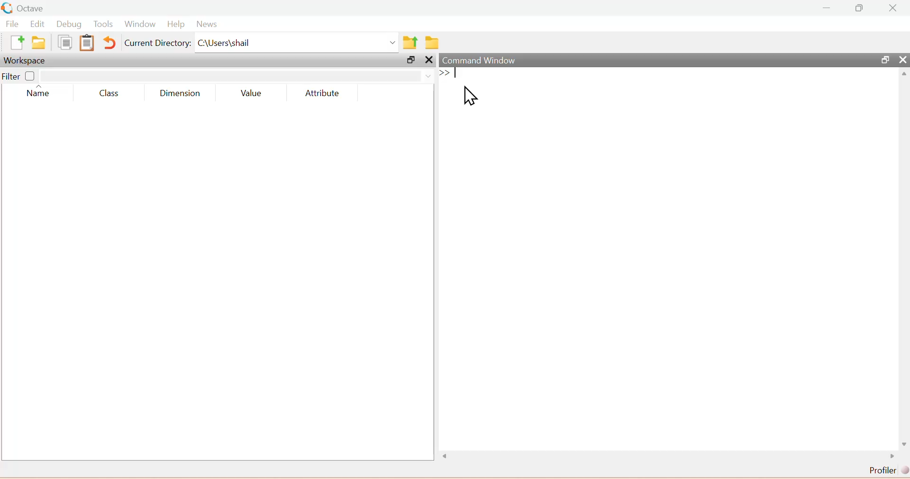 The width and height of the screenshot is (910, 479). I want to click on Maximize, so click(409, 60).